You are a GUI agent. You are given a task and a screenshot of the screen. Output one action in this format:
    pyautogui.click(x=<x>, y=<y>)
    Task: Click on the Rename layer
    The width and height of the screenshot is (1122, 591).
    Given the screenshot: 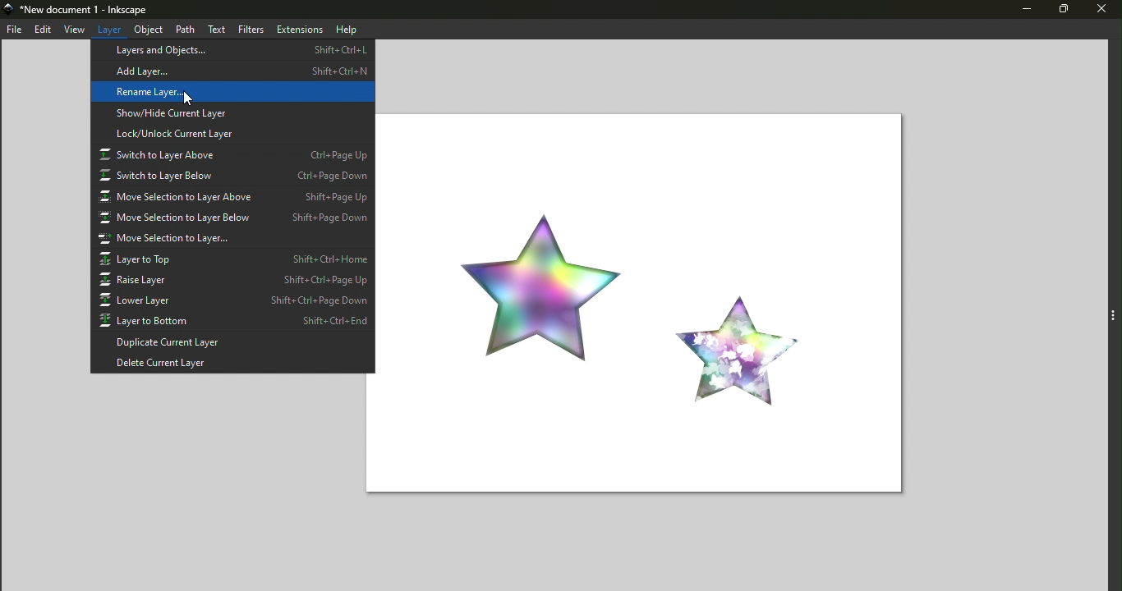 What is the action you would take?
    pyautogui.click(x=232, y=91)
    